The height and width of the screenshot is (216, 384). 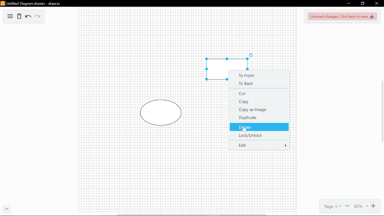 What do you see at coordinates (28, 17) in the screenshot?
I see `Undo` at bounding box center [28, 17].